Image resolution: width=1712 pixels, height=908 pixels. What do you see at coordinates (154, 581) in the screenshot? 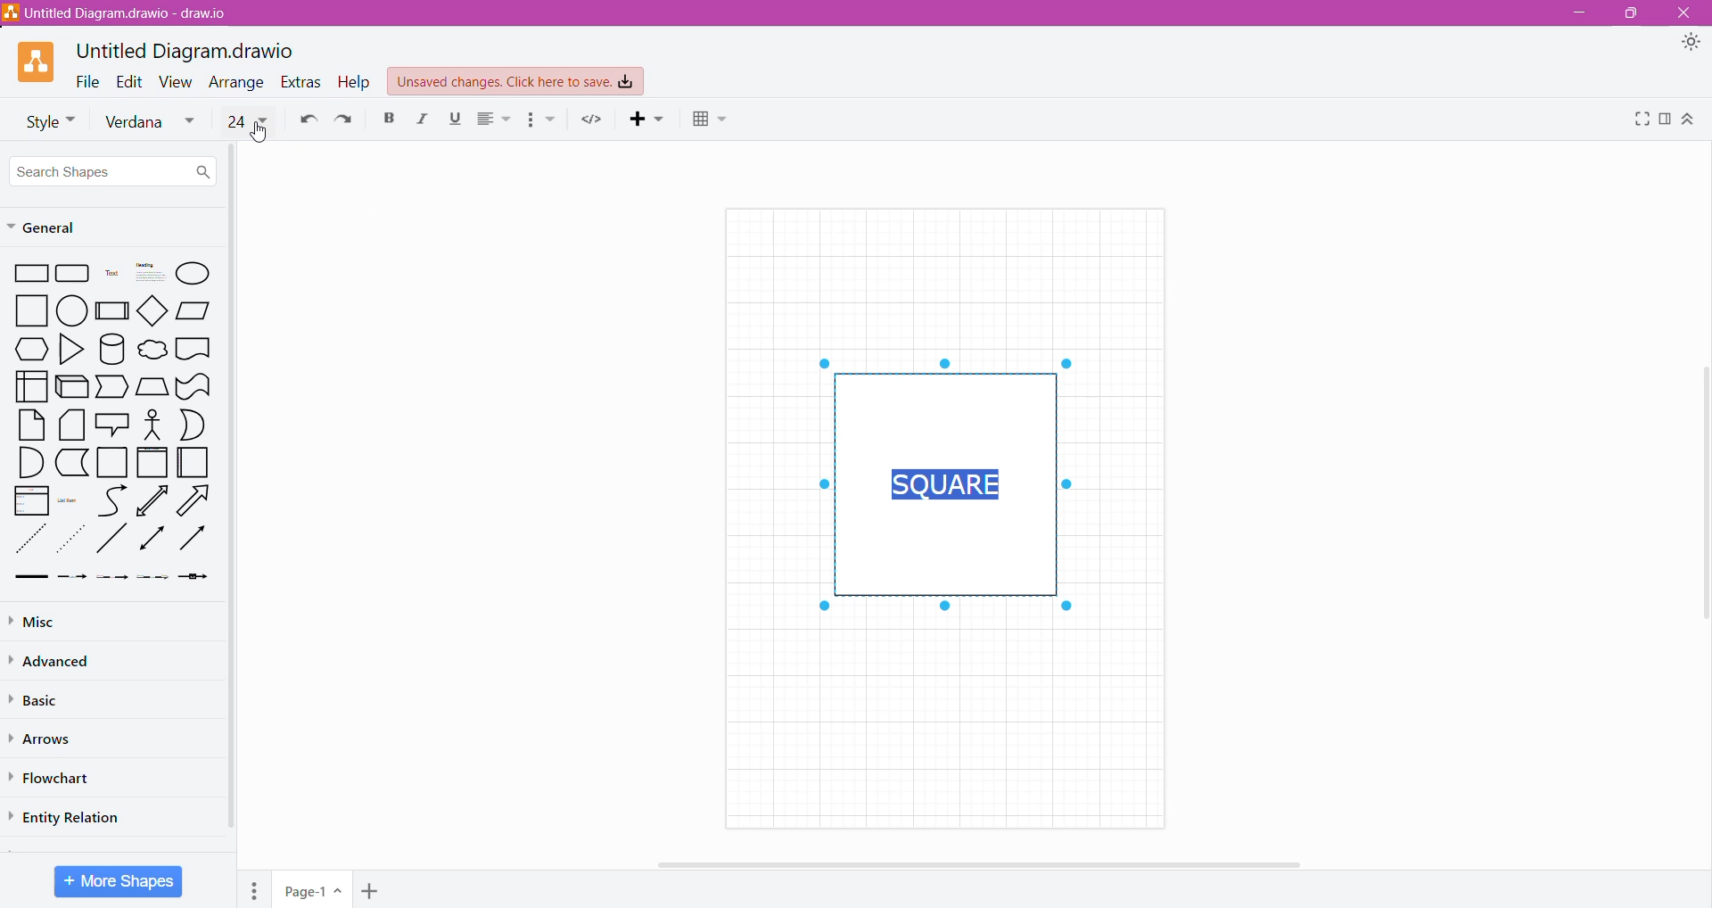
I see `Dotted Arrow` at bounding box center [154, 581].